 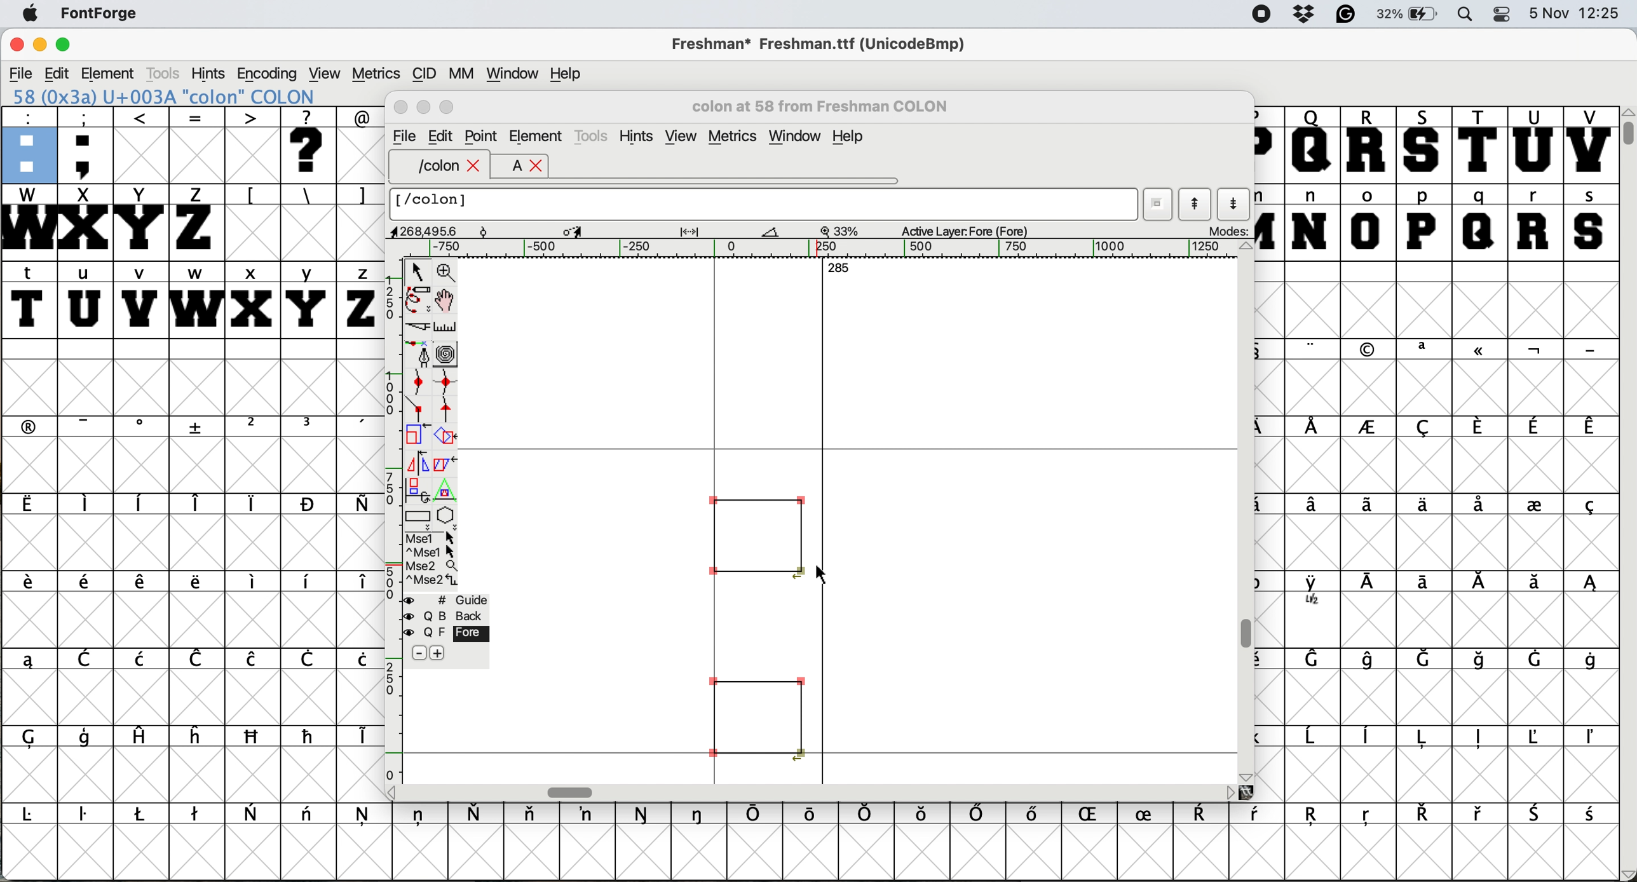 I want to click on symbol, so click(x=140, y=738).